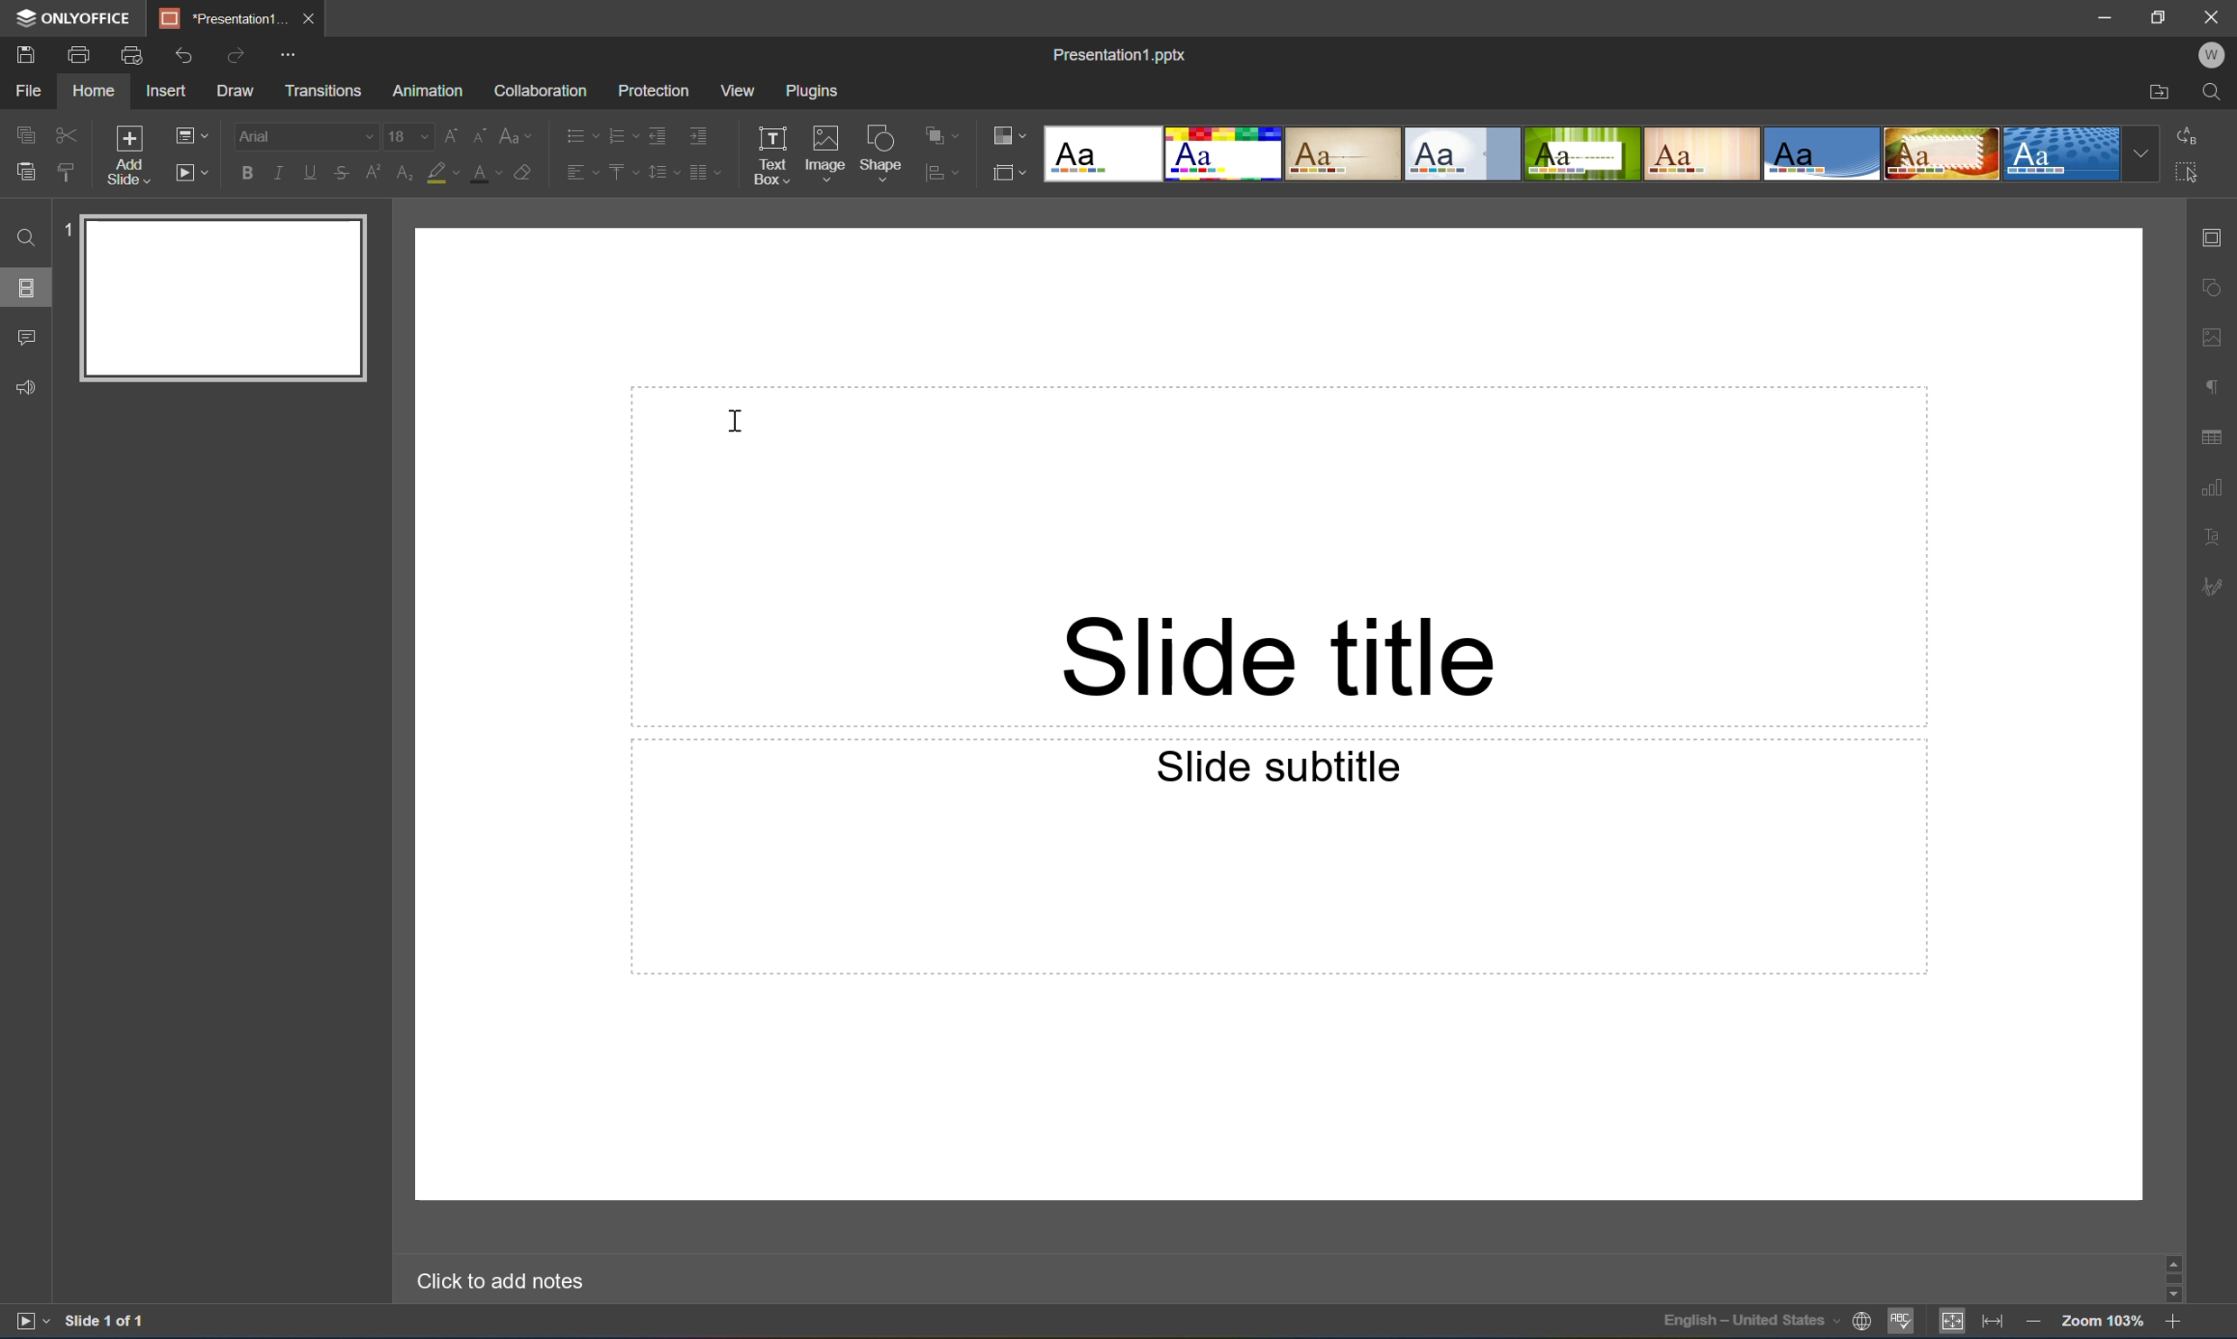 The image size is (2237, 1339). I want to click on Increment font size, so click(459, 131).